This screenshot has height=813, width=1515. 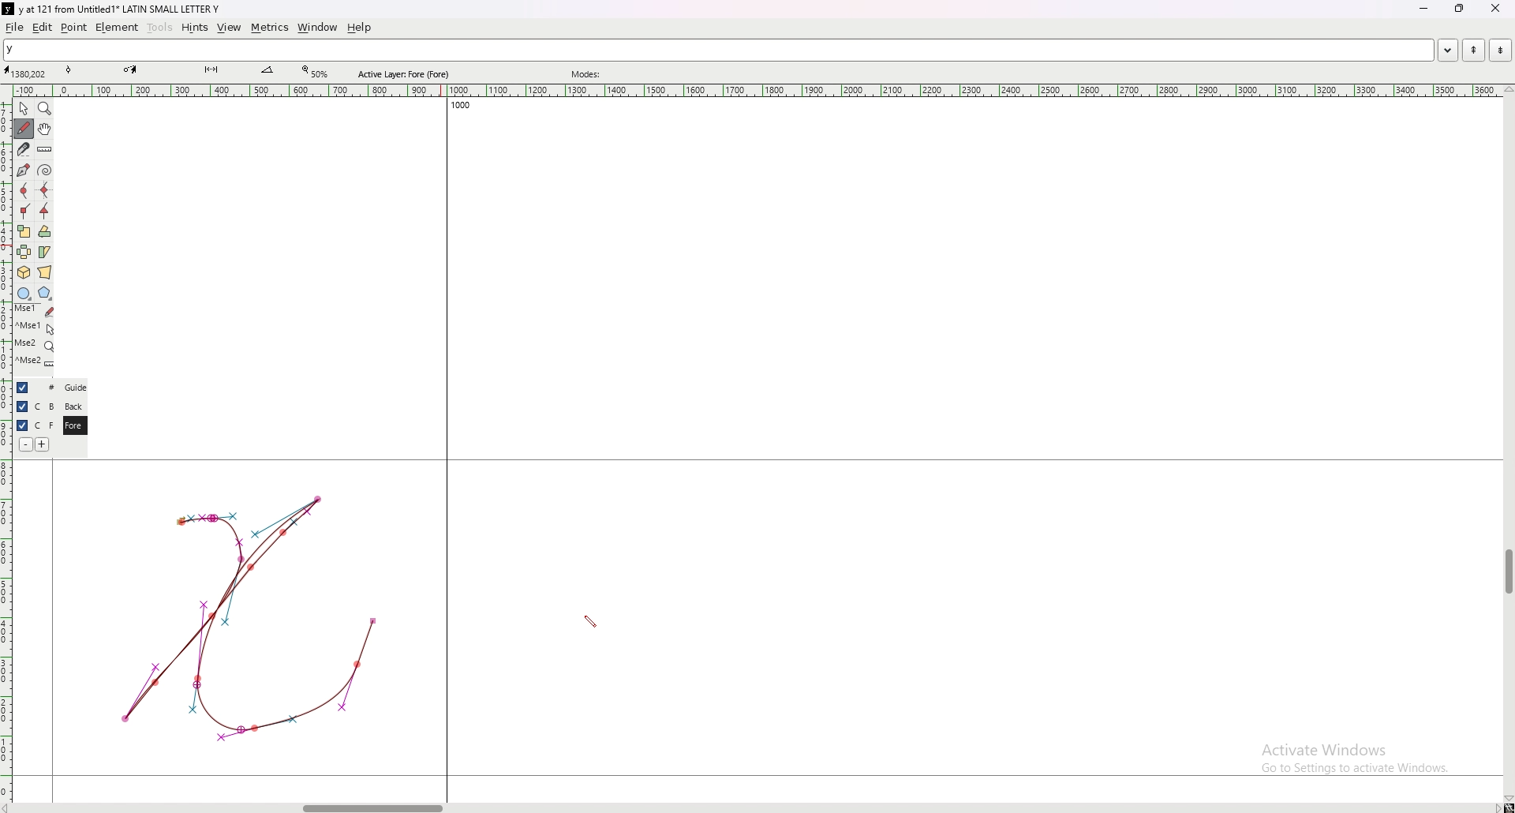 I want to click on previous word, so click(x=1472, y=51).